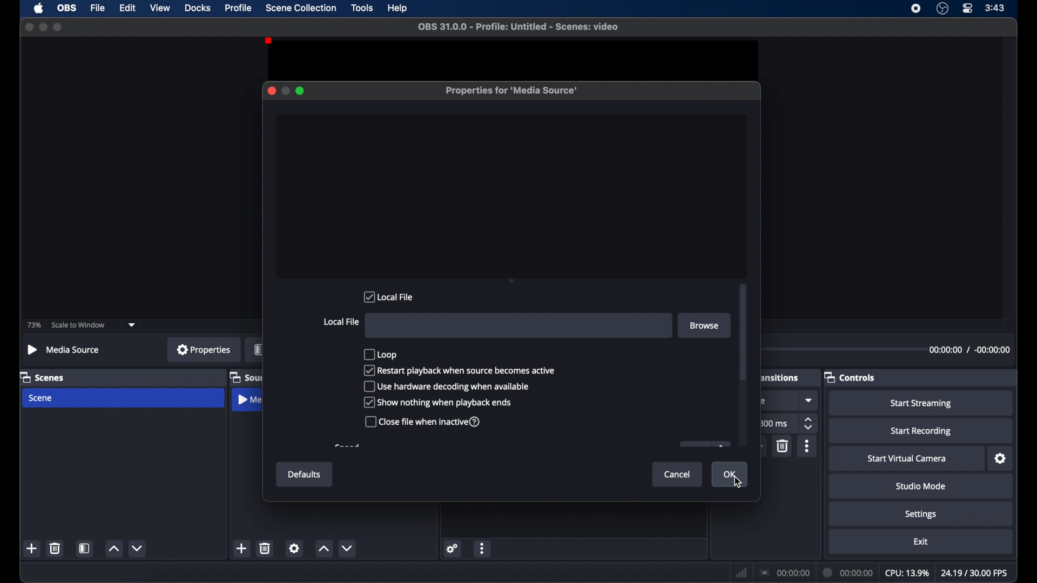  Describe the element at coordinates (906, 573) in the screenshot. I see `cpu: 13.9%` at that location.